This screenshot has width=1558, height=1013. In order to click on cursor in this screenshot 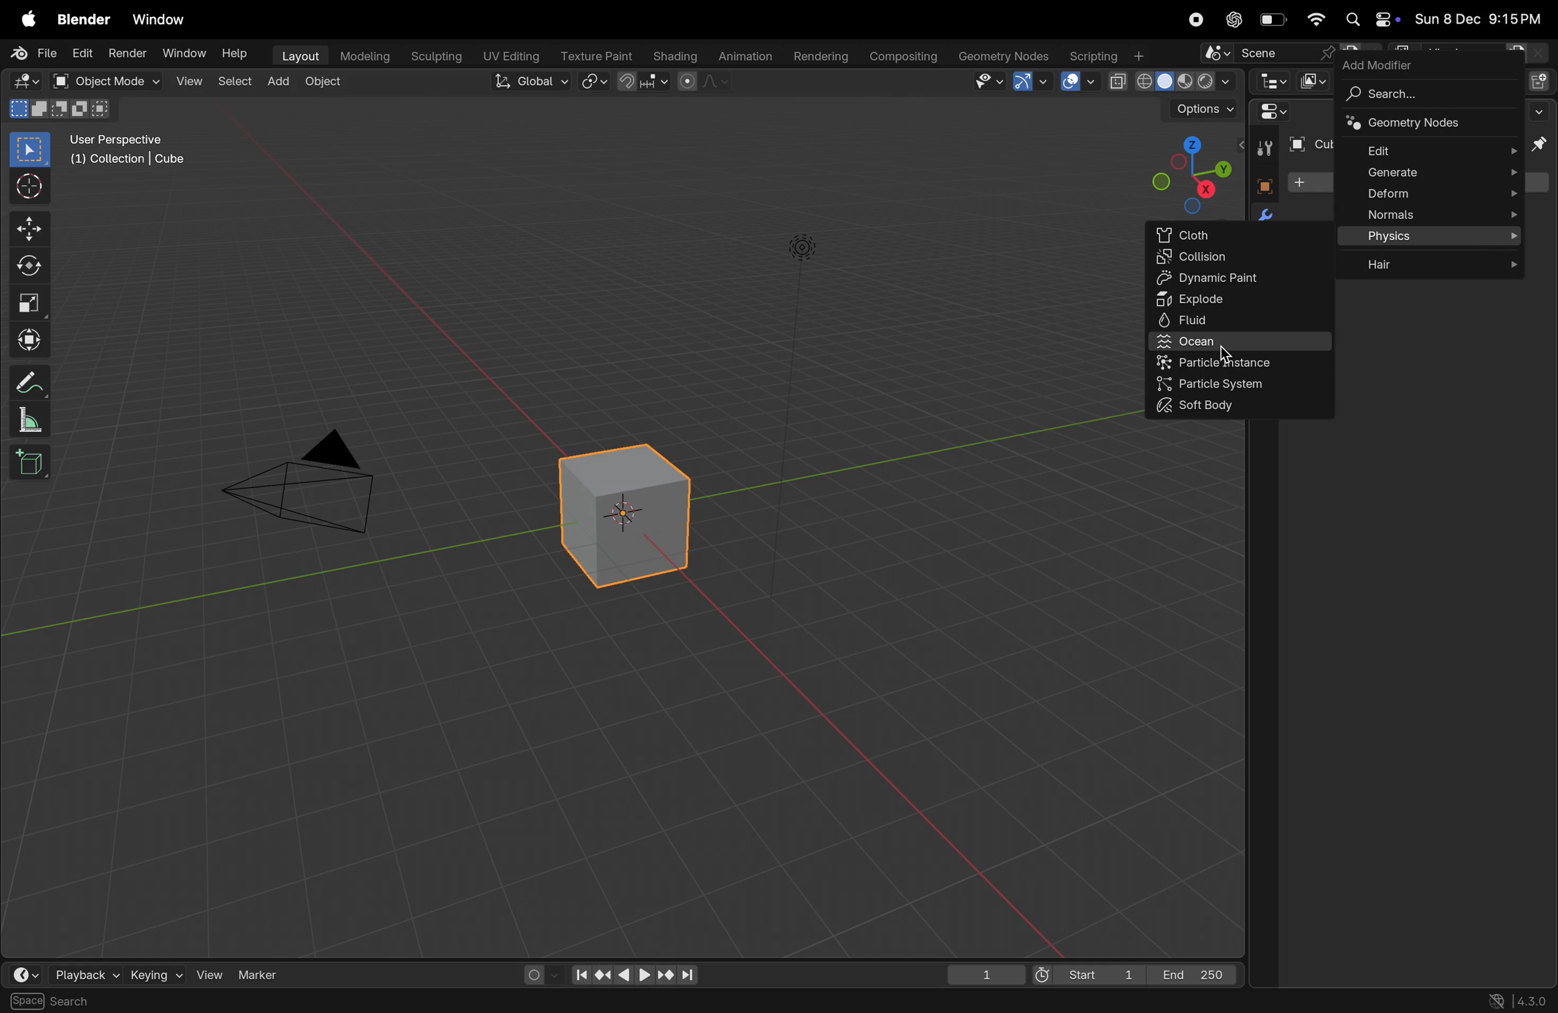, I will do `click(1224, 351)`.